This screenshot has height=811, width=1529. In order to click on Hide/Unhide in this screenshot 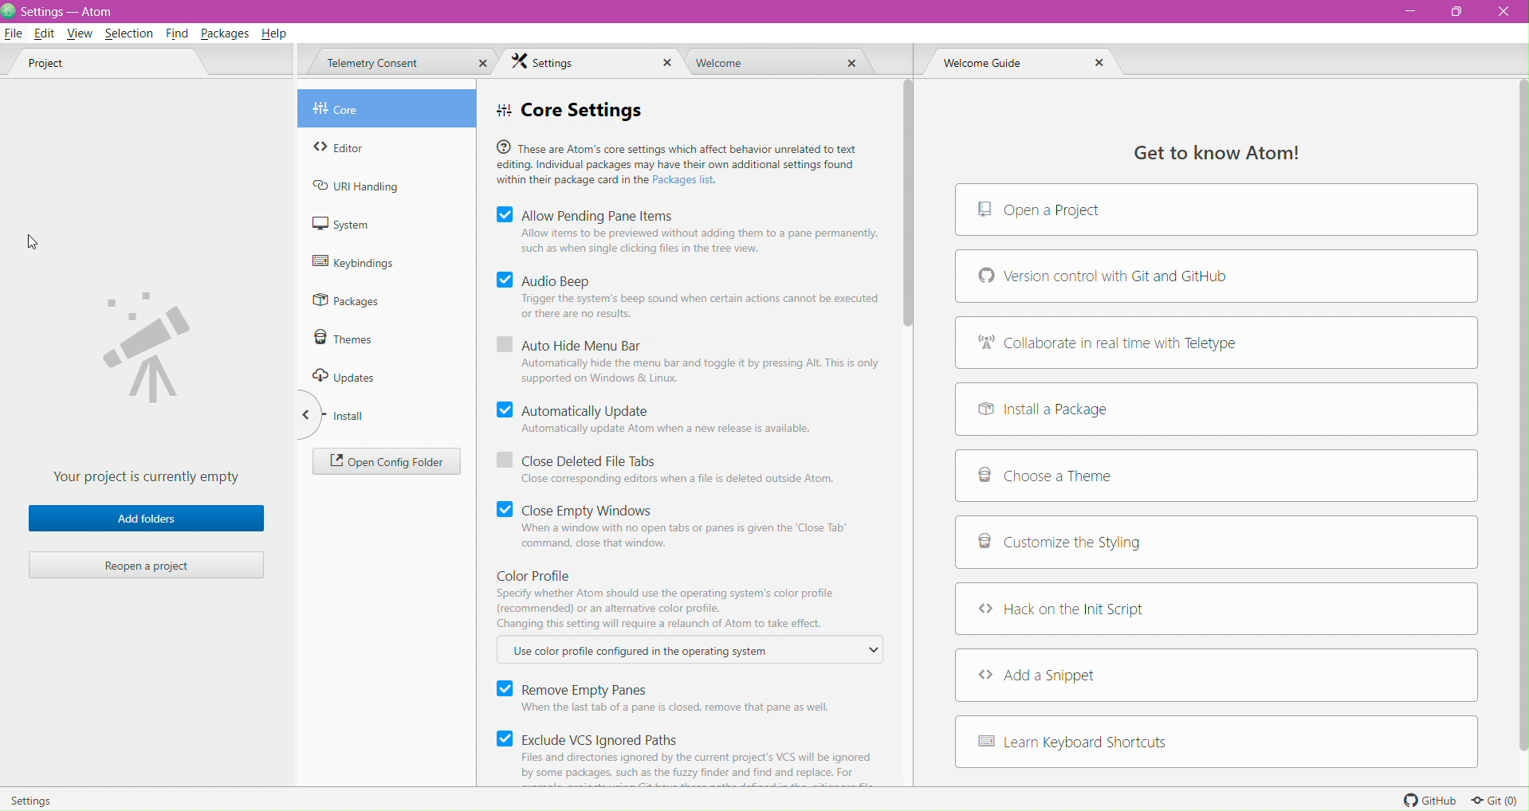, I will do `click(301, 417)`.